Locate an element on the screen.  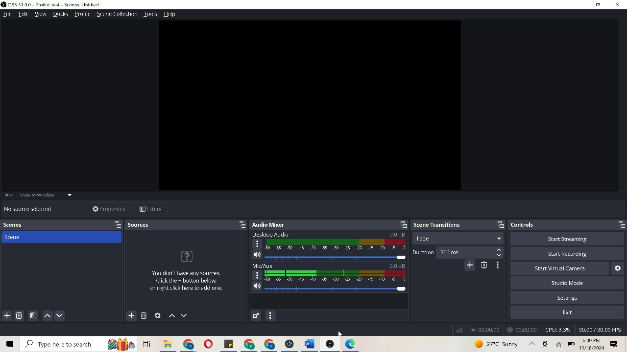
file is located at coordinates (230, 345).